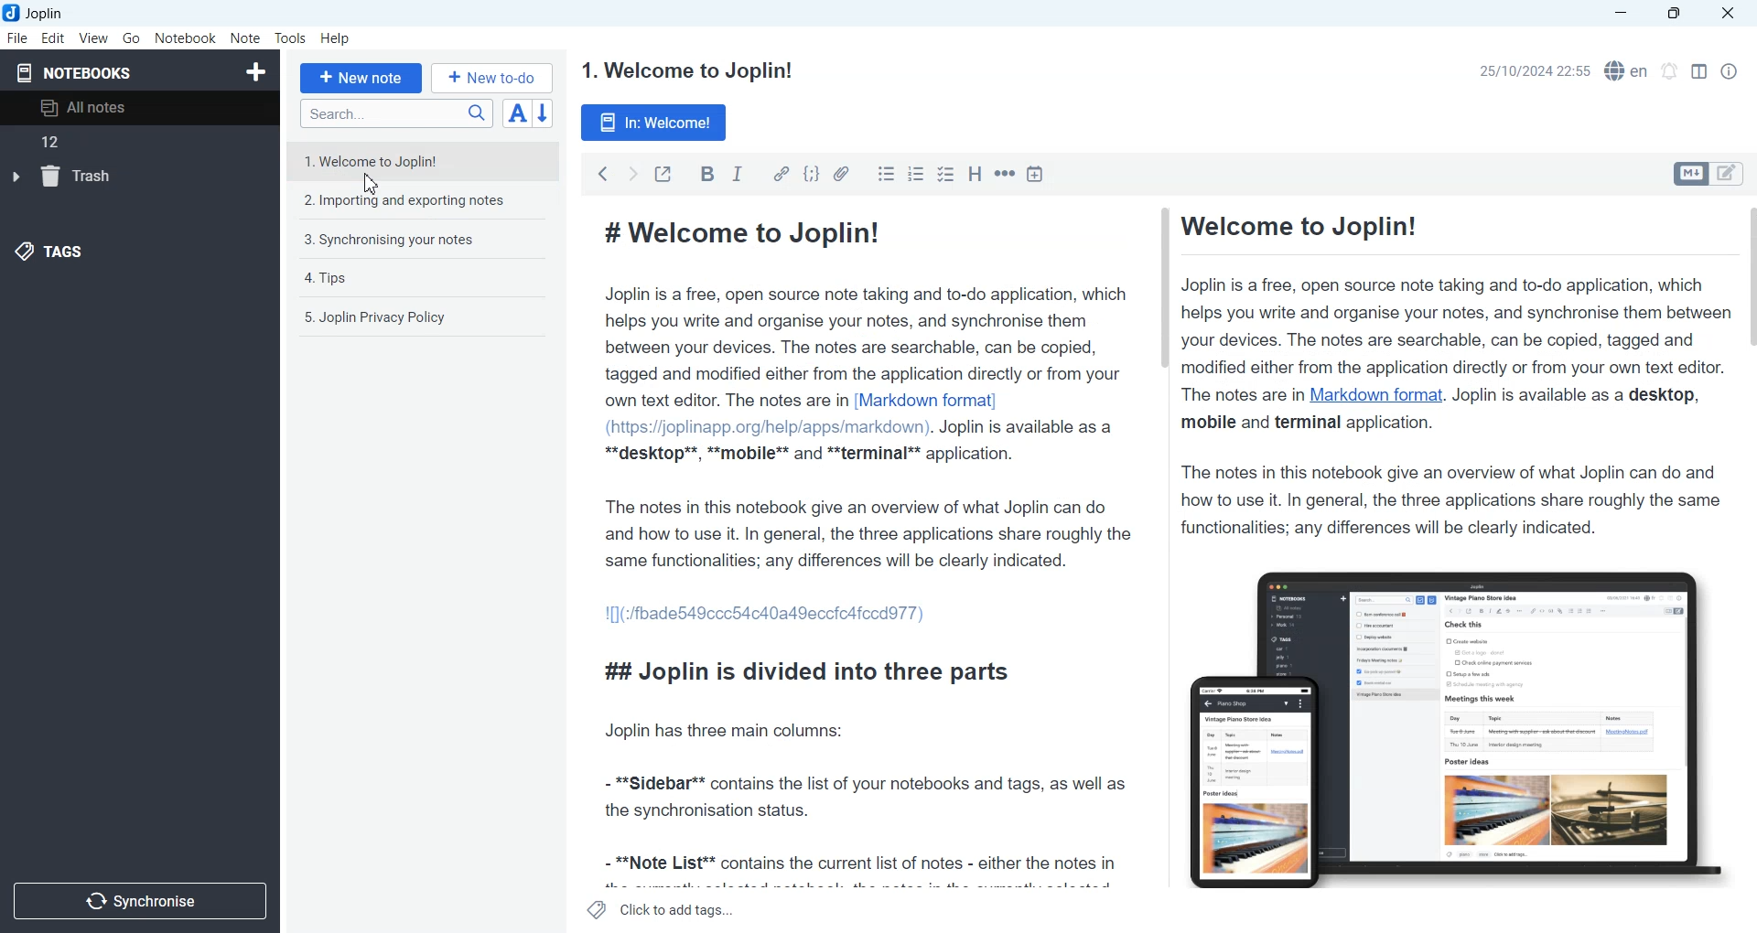  I want to click on Help, so click(337, 39).